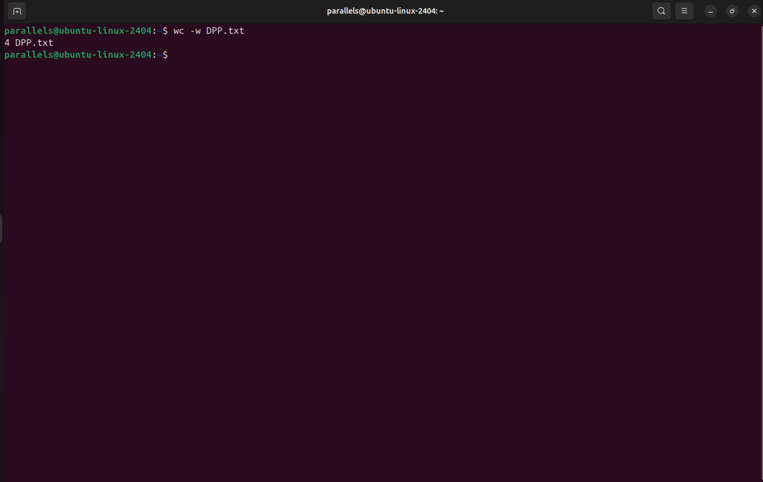 The width and height of the screenshot is (763, 482). What do you see at coordinates (31, 43) in the screenshot?
I see `4 DPP.txt` at bounding box center [31, 43].